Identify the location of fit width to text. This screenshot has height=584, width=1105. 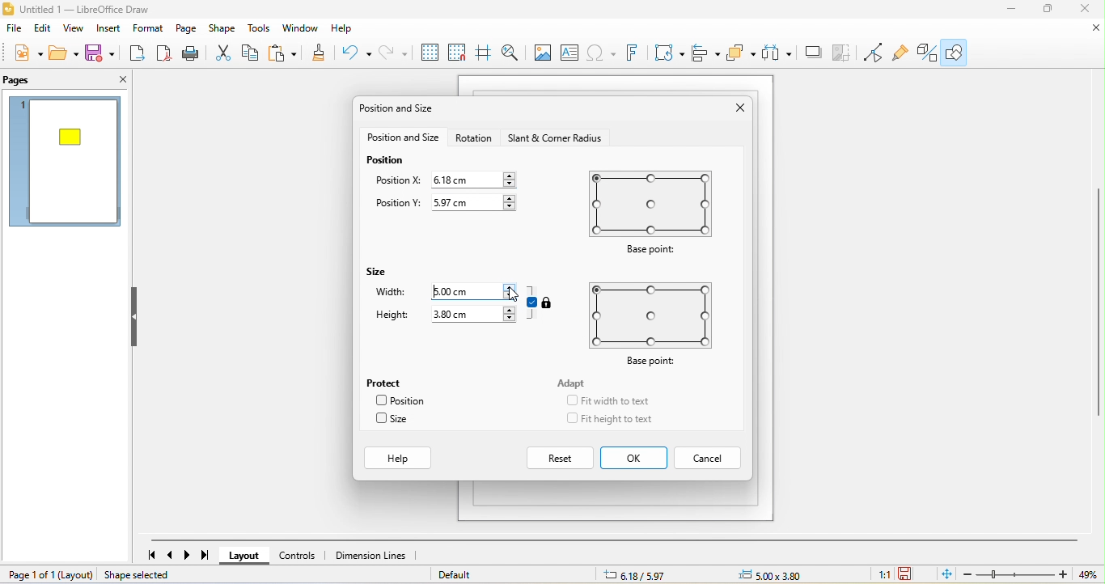
(609, 401).